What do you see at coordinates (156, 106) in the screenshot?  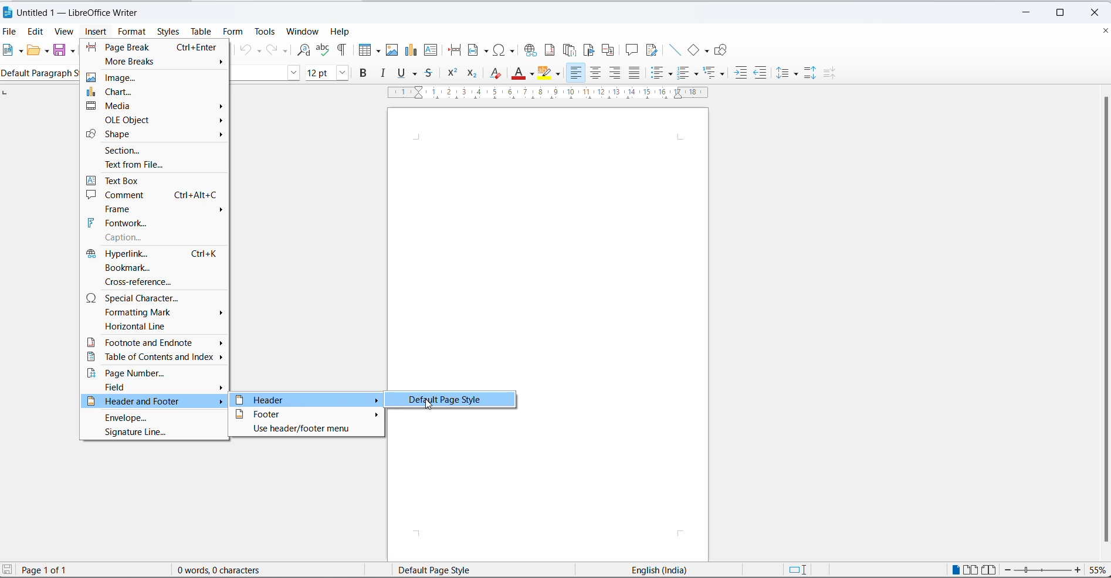 I see `media` at bounding box center [156, 106].